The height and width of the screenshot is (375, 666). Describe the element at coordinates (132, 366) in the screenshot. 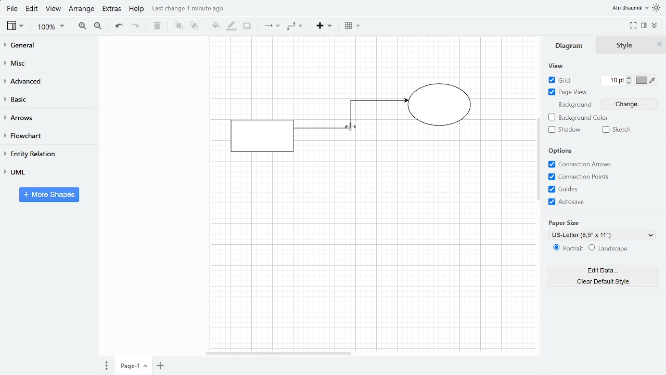

I see `Current page` at that location.